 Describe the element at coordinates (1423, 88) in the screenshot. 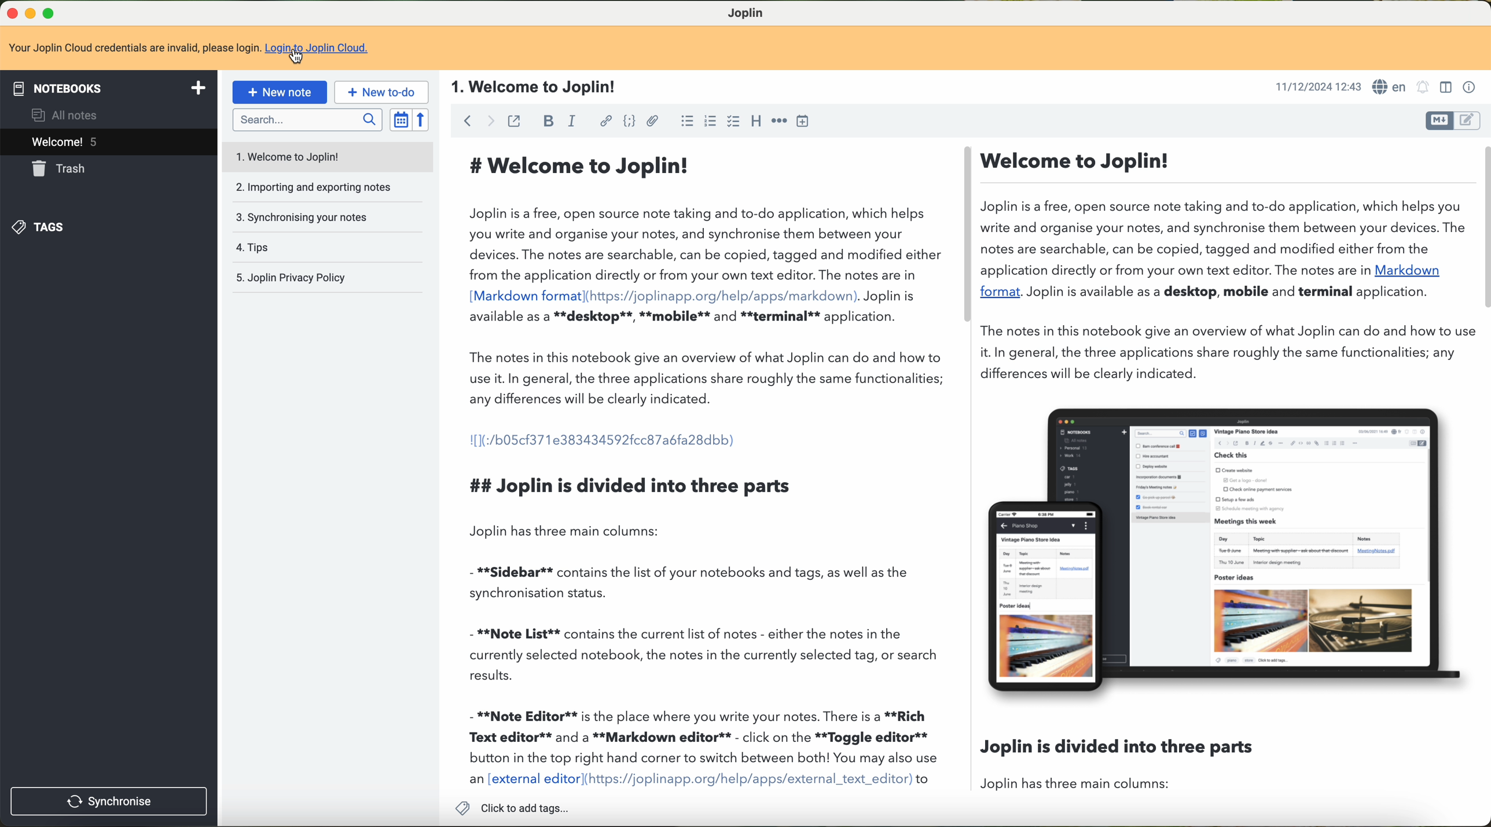

I see `set alarm` at that location.